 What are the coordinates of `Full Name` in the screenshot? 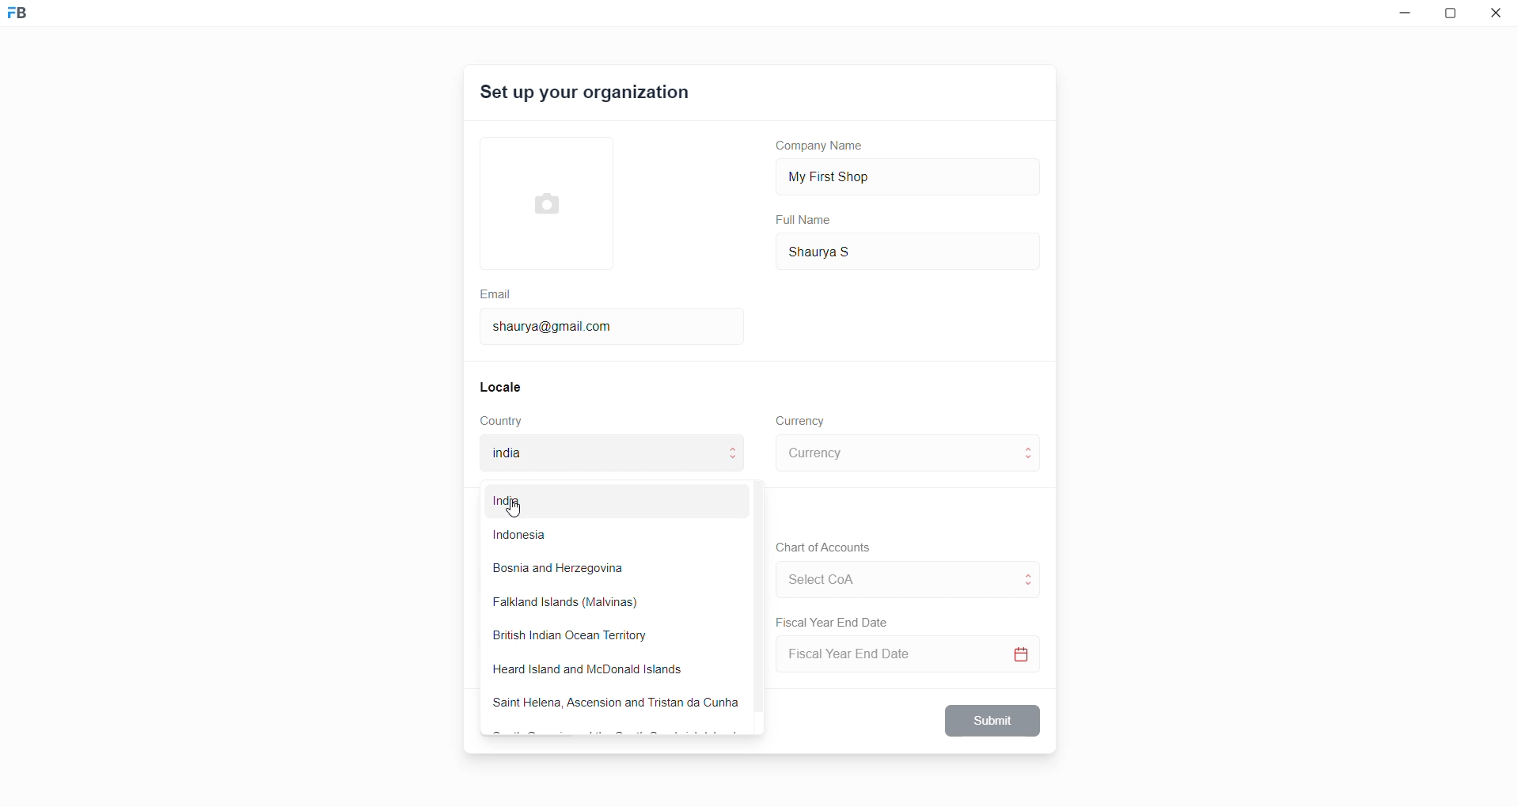 It's located at (805, 220).